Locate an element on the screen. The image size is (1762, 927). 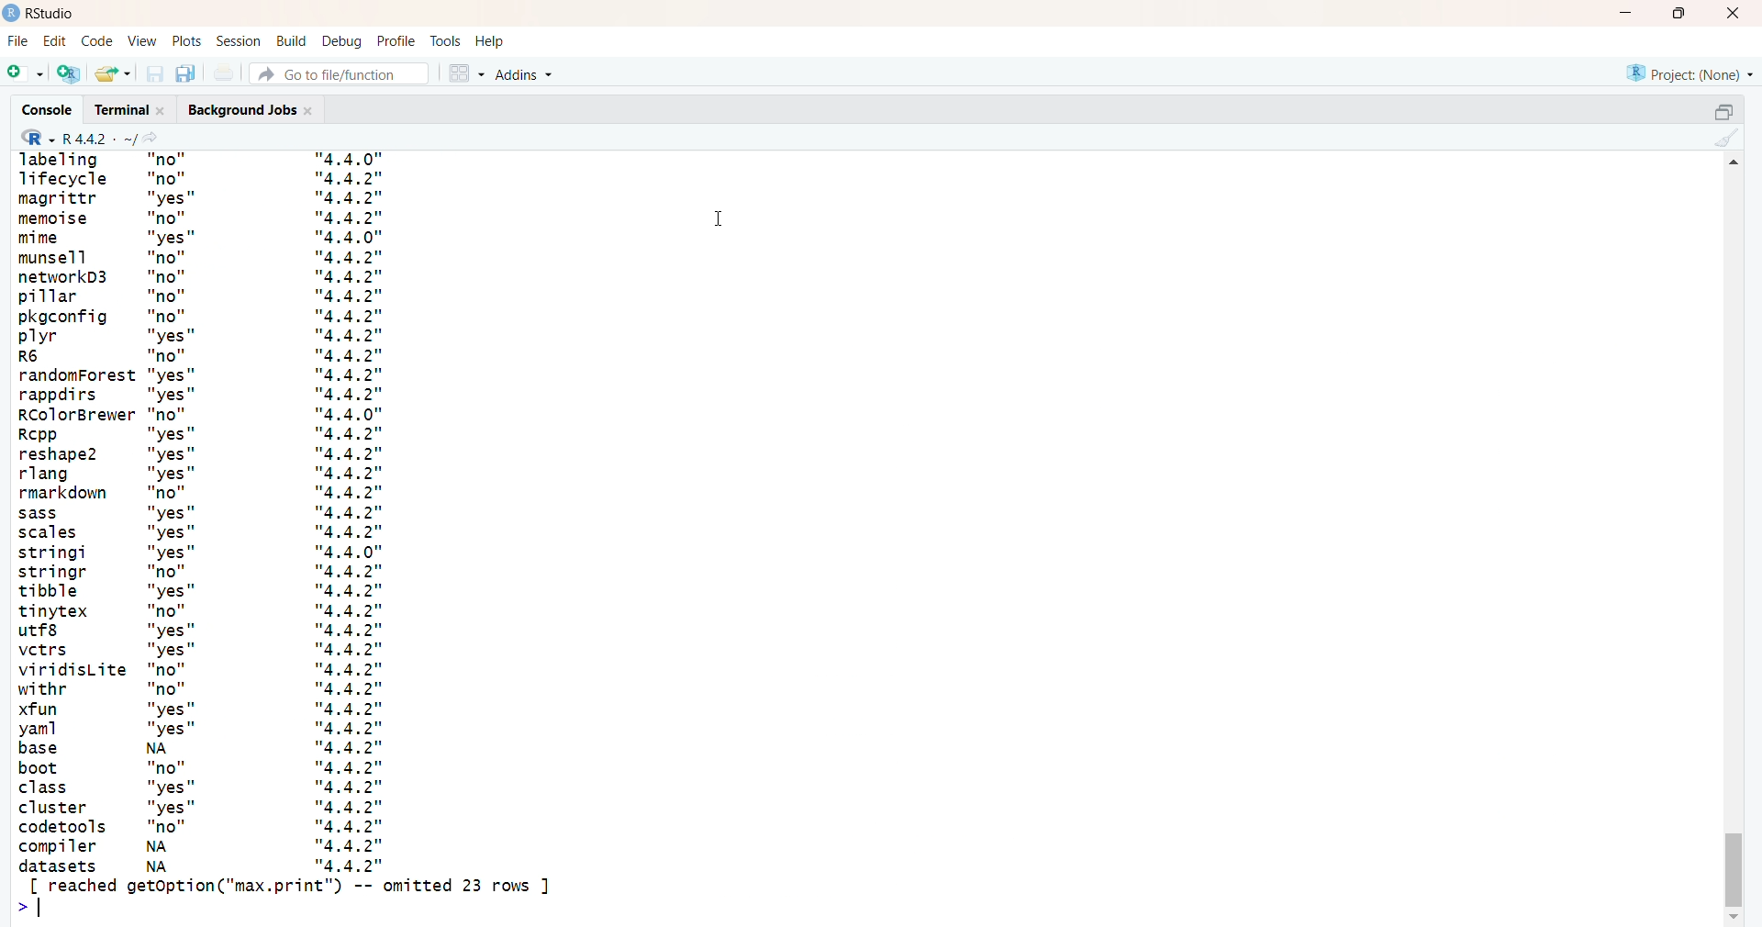
close is located at coordinates (1737, 12).